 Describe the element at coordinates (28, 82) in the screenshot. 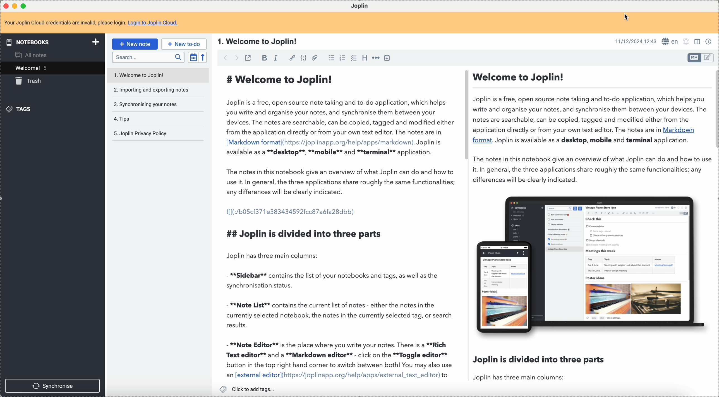

I see `trash` at that location.